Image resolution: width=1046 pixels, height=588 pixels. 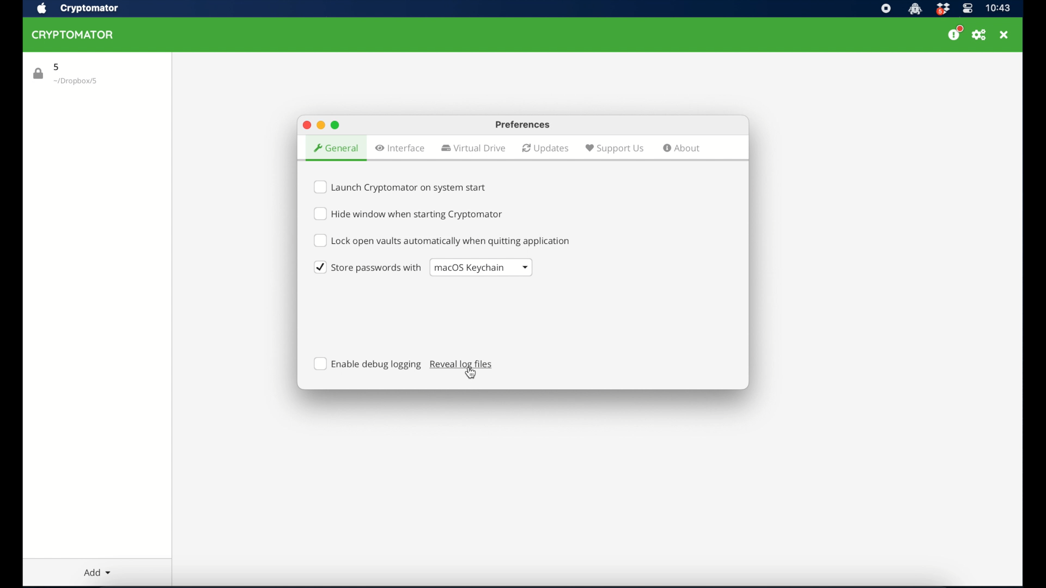 What do you see at coordinates (442, 240) in the screenshot?
I see `lock open vaults automatically when quitting application` at bounding box center [442, 240].